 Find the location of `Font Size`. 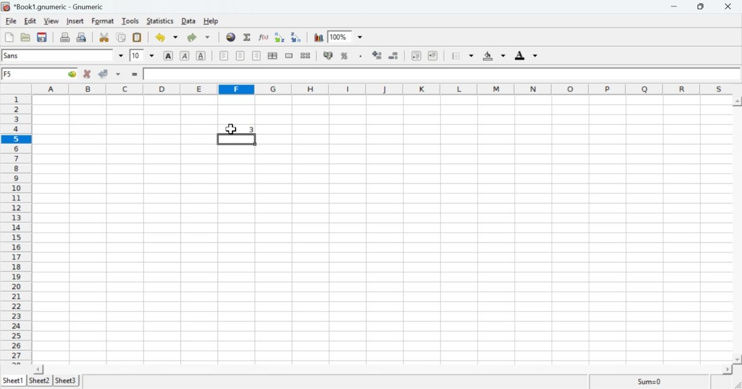

Font Size is located at coordinates (136, 56).